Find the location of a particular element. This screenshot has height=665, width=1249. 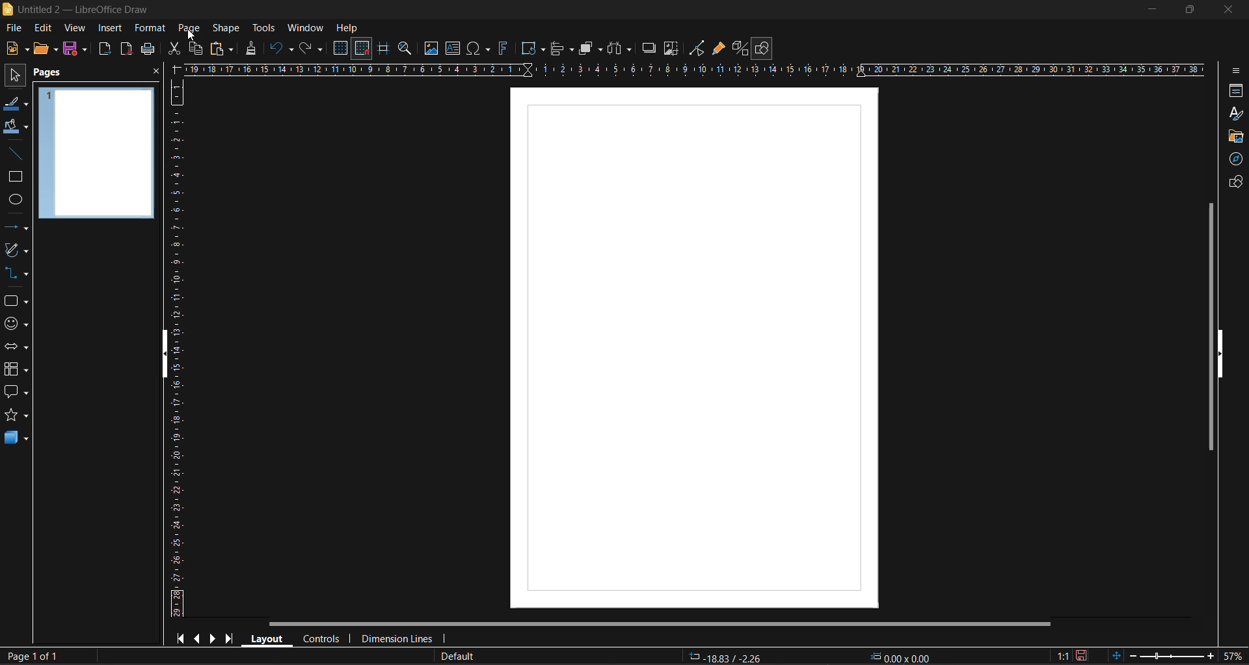

slide master name is located at coordinates (461, 657).